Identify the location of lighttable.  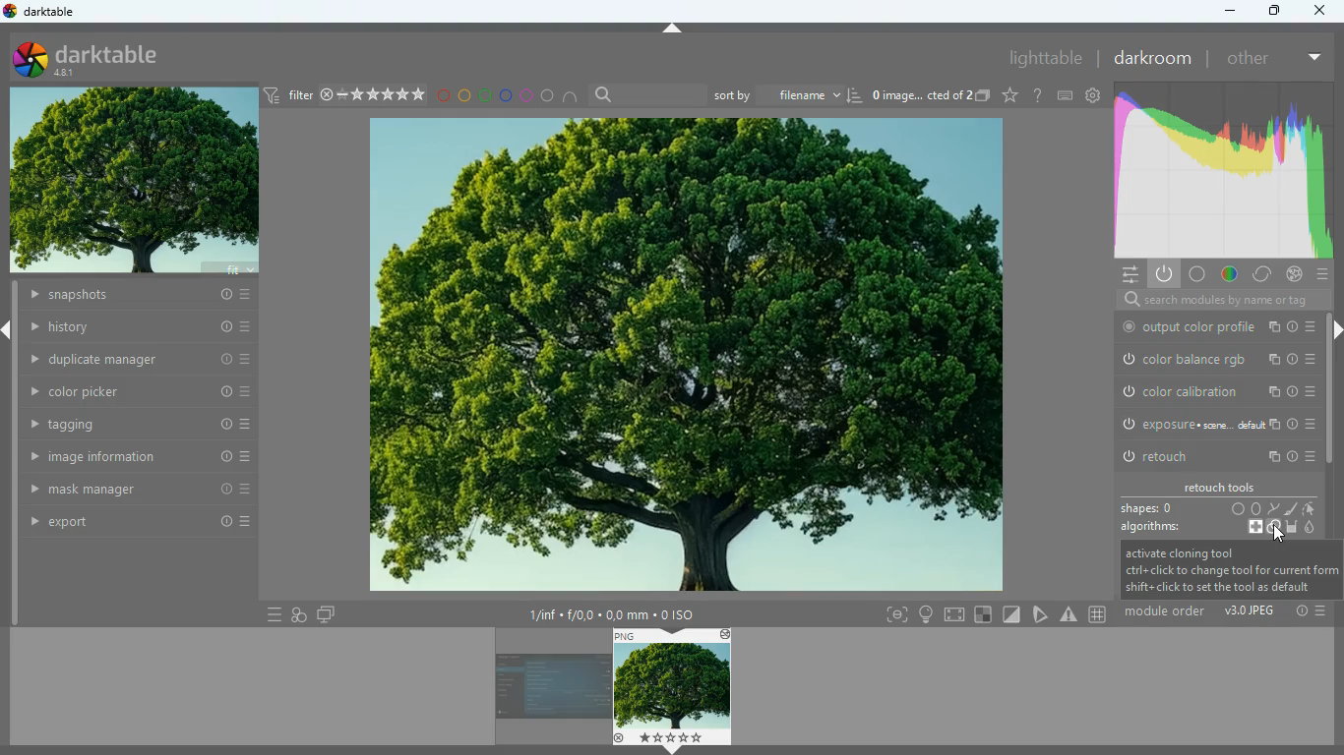
(1027, 59).